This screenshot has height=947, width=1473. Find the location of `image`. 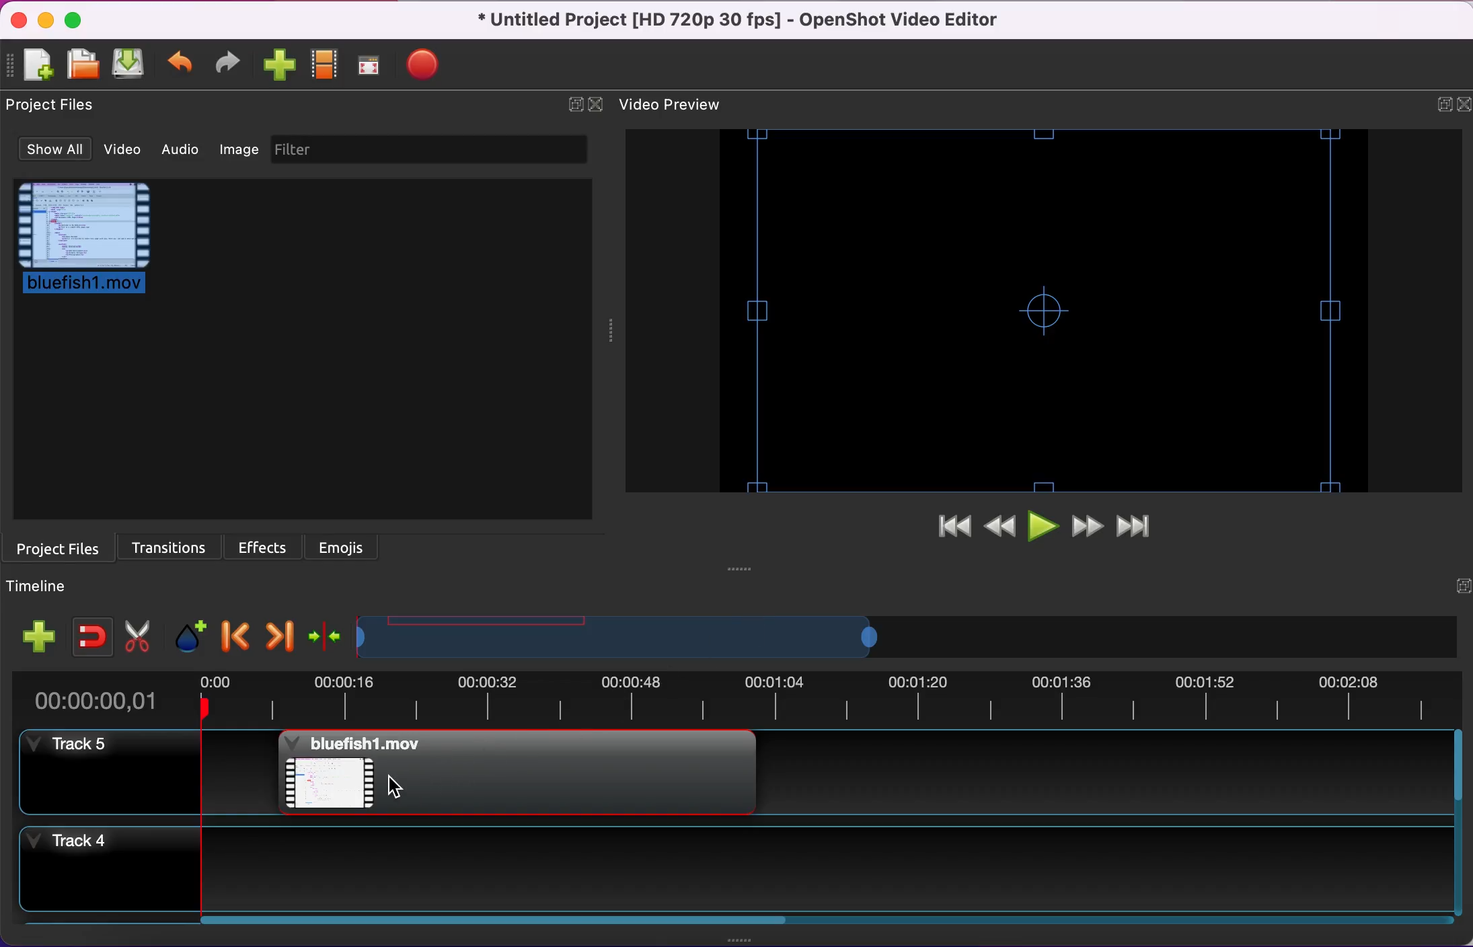

image is located at coordinates (237, 149).